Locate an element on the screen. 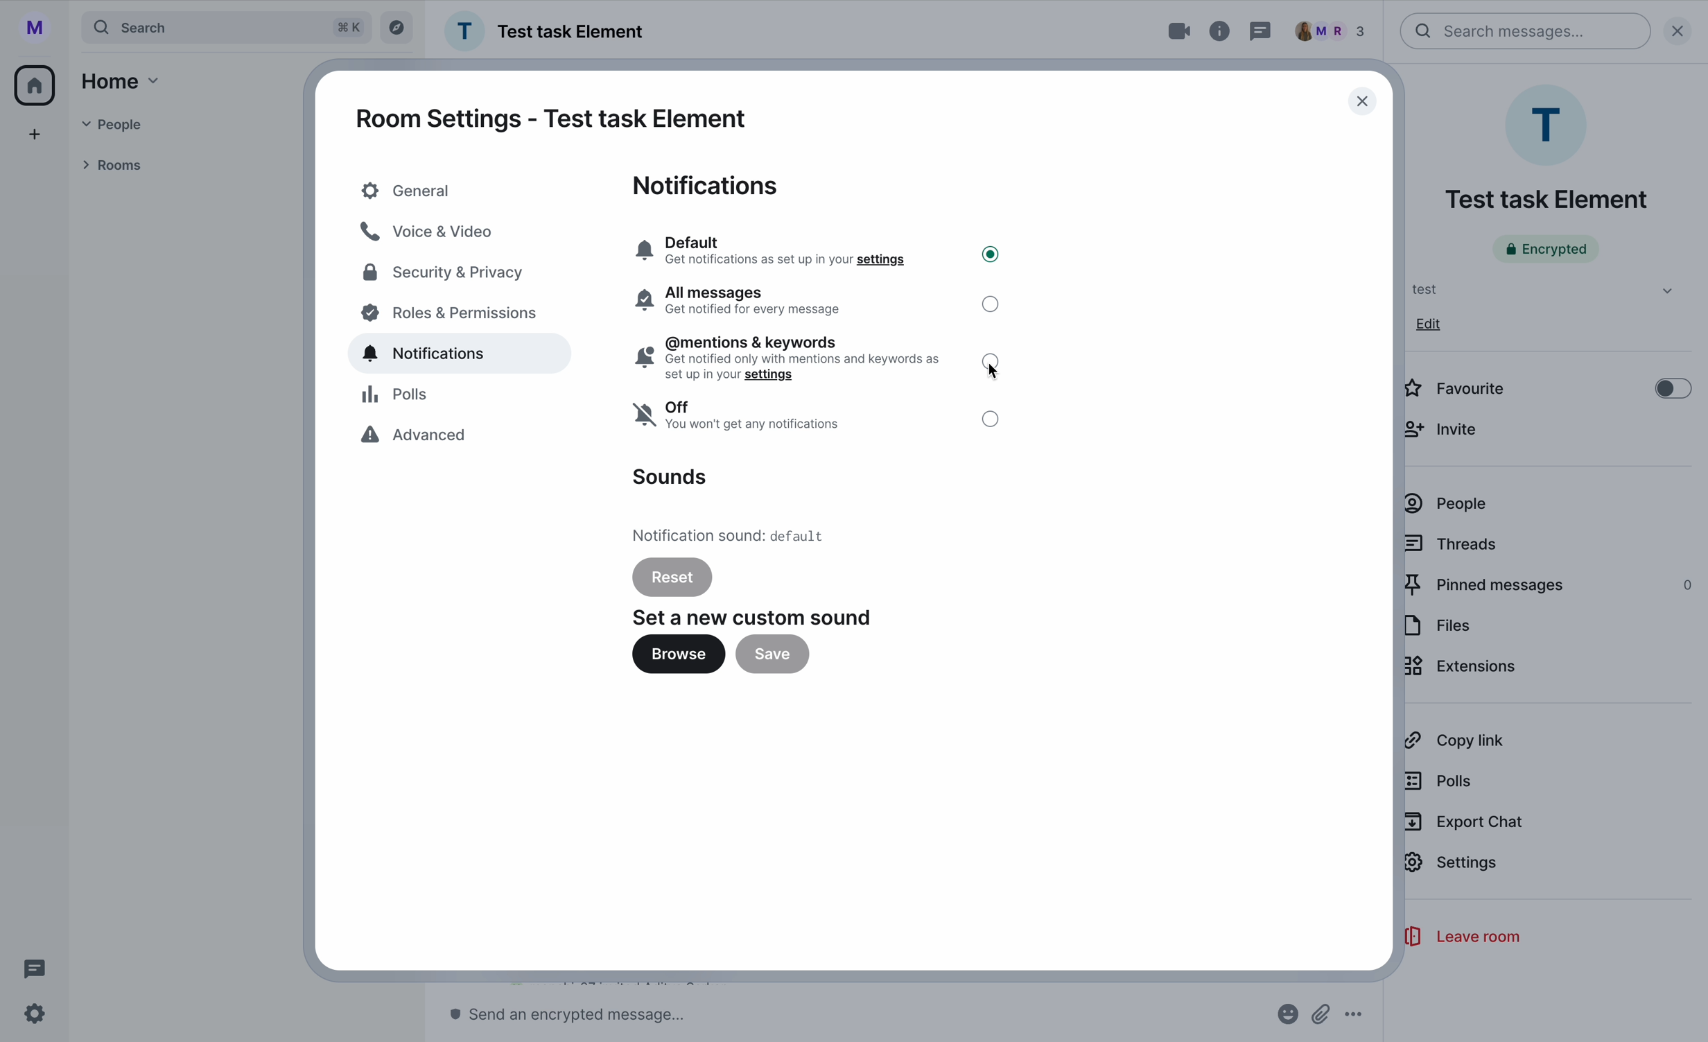 The height and width of the screenshot is (1042, 1708). export chat is located at coordinates (1465, 822).